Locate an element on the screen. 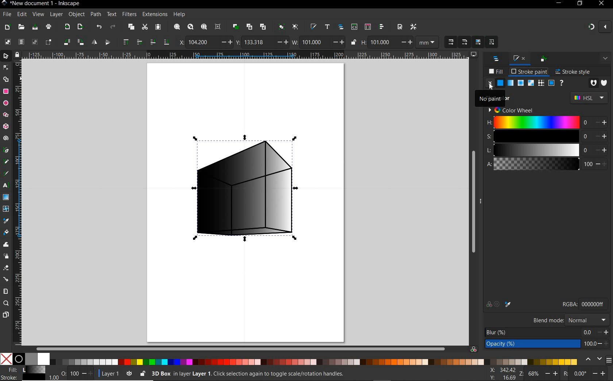 The width and height of the screenshot is (613, 381). CONNECTOR TOOL is located at coordinates (7, 279).